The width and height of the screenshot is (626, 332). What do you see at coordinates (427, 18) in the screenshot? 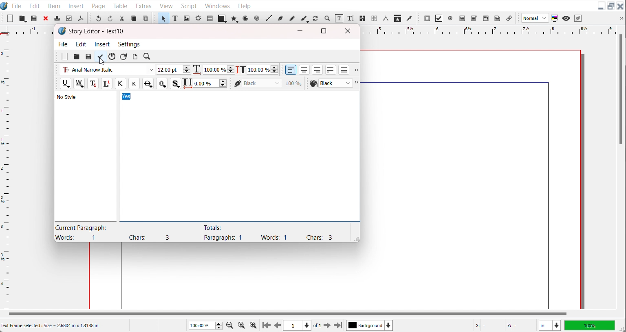
I see `PDF Push button` at bounding box center [427, 18].